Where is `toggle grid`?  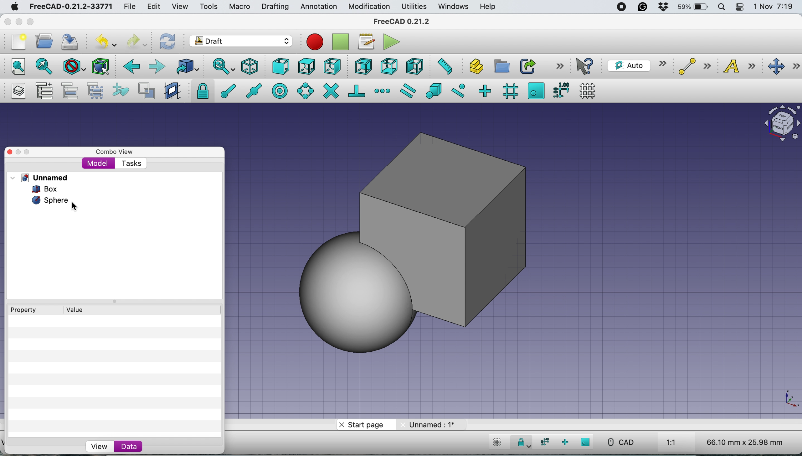
toggle grid is located at coordinates (496, 443).